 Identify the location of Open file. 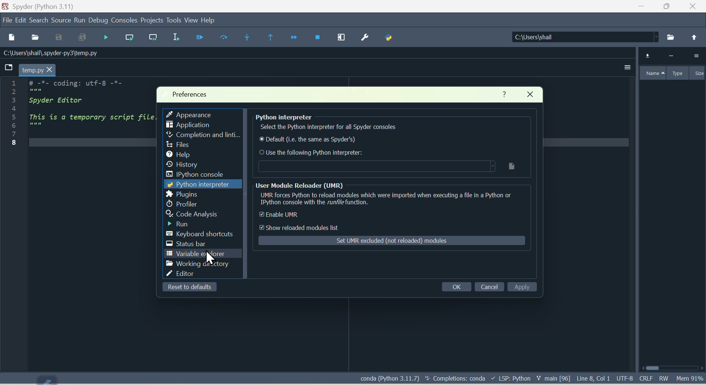
(35, 37).